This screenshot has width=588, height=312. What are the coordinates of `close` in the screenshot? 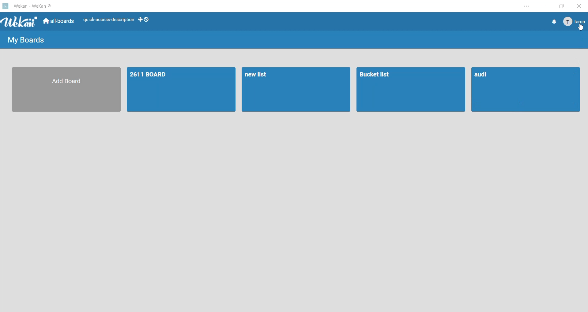 It's located at (579, 6).